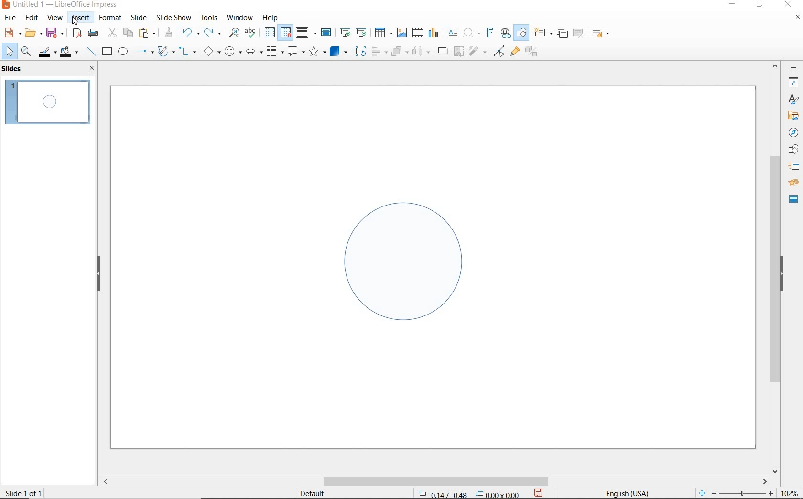 The width and height of the screenshot is (803, 499). Describe the element at coordinates (139, 18) in the screenshot. I see `slide` at that location.